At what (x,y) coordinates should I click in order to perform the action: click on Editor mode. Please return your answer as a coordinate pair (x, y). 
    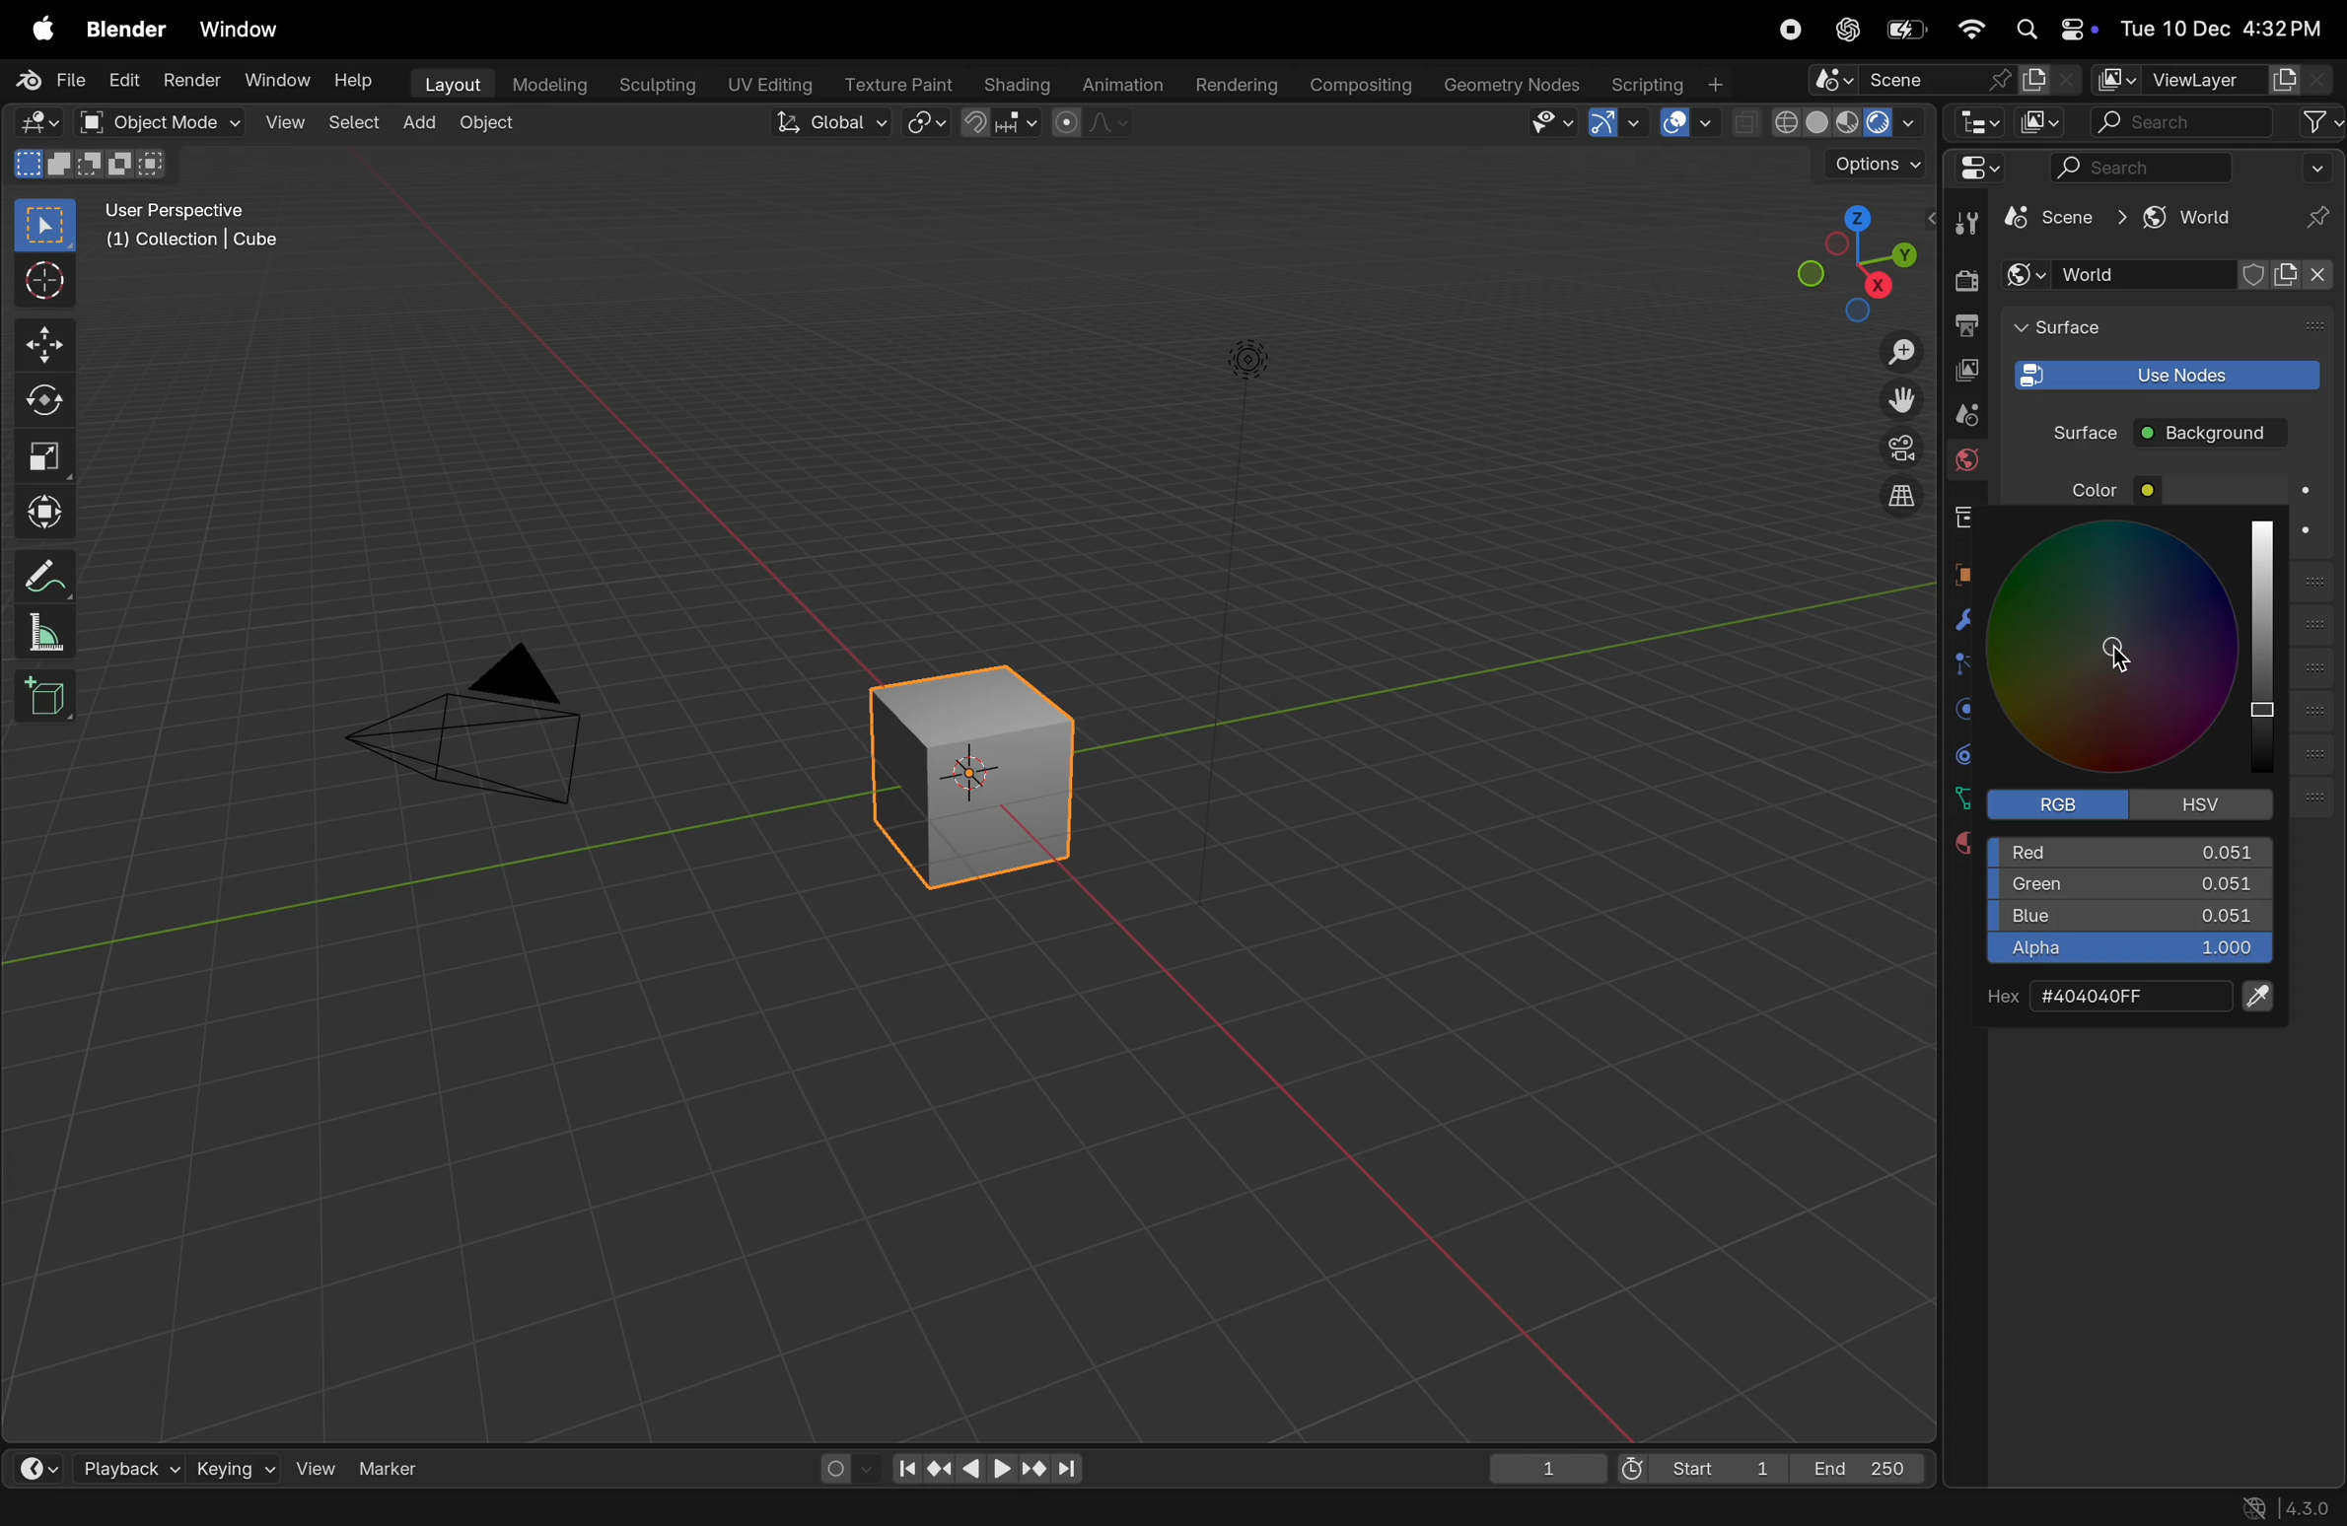
    Looking at the image, I should click on (1976, 168).